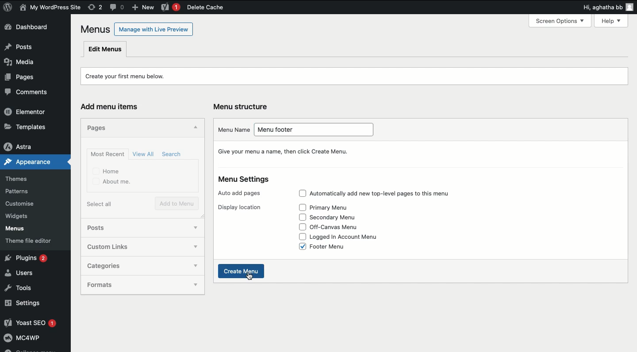 The height and width of the screenshot is (352, 637). I want to click on Custom links, so click(127, 246).